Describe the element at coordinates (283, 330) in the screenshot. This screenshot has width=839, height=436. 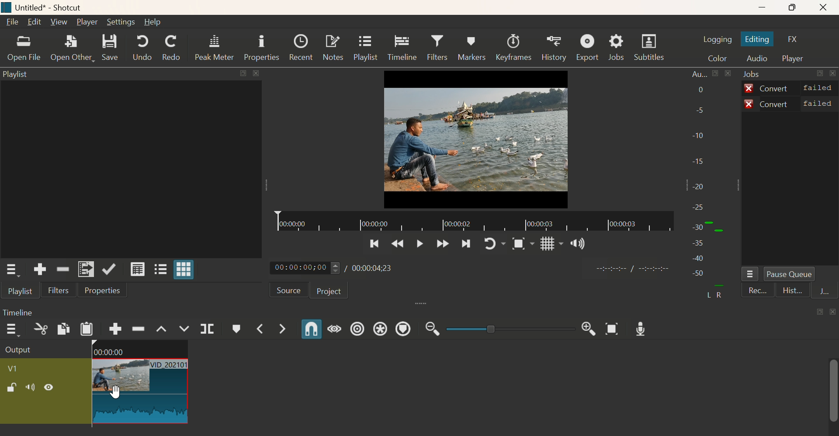
I see `` at that location.